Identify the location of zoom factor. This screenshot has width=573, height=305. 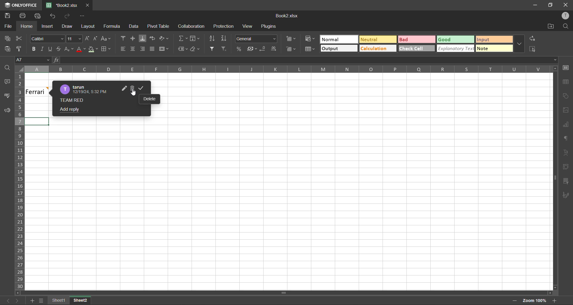
(535, 300).